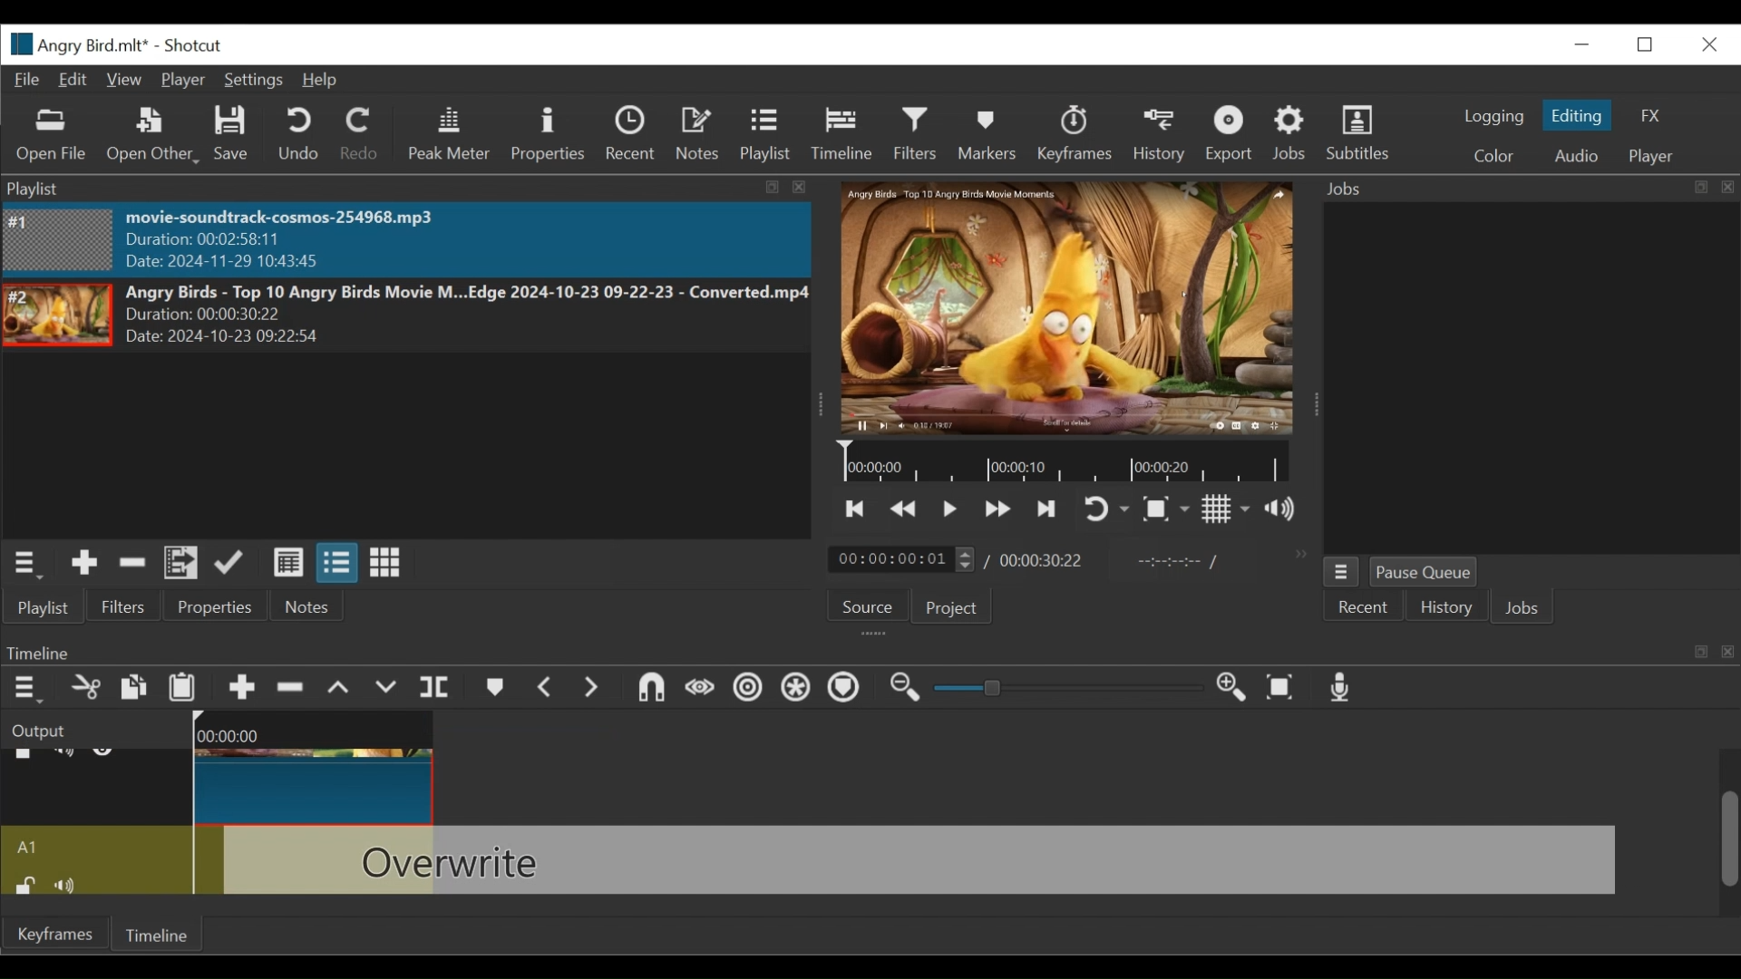 The width and height of the screenshot is (1741, 979). I want to click on Scrub while dragging, so click(697, 689).